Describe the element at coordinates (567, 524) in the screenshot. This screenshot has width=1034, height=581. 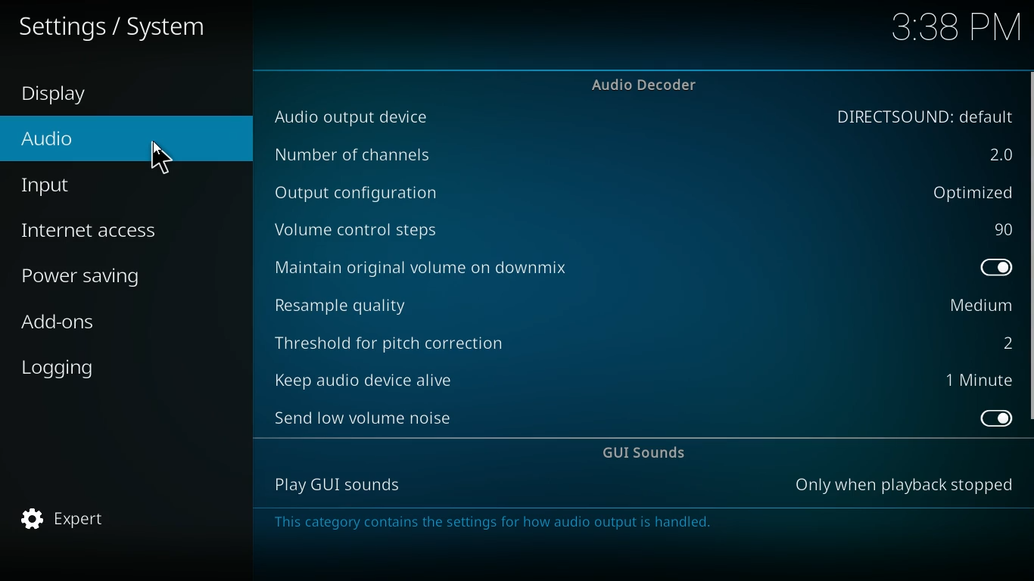
I see `this category contains the setting for how audio output is handled` at that location.